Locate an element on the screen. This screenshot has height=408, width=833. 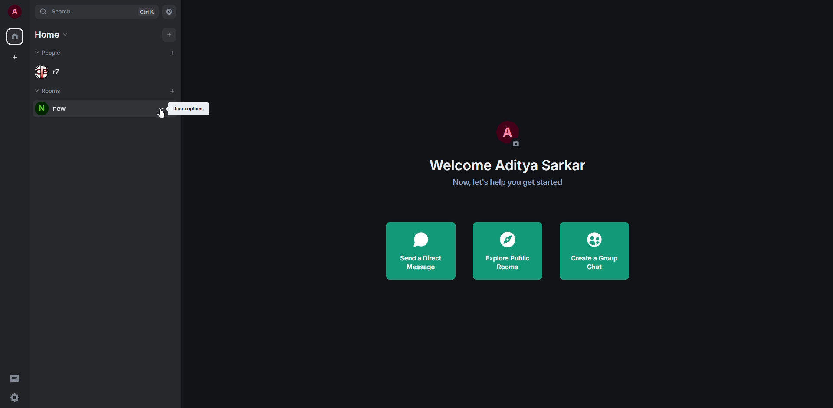
threads is located at coordinates (15, 378).